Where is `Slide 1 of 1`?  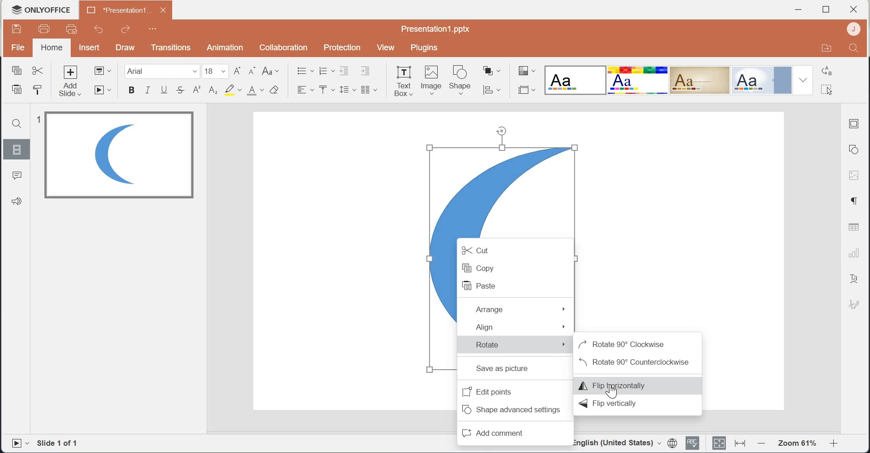
Slide 1 of 1 is located at coordinates (60, 443).